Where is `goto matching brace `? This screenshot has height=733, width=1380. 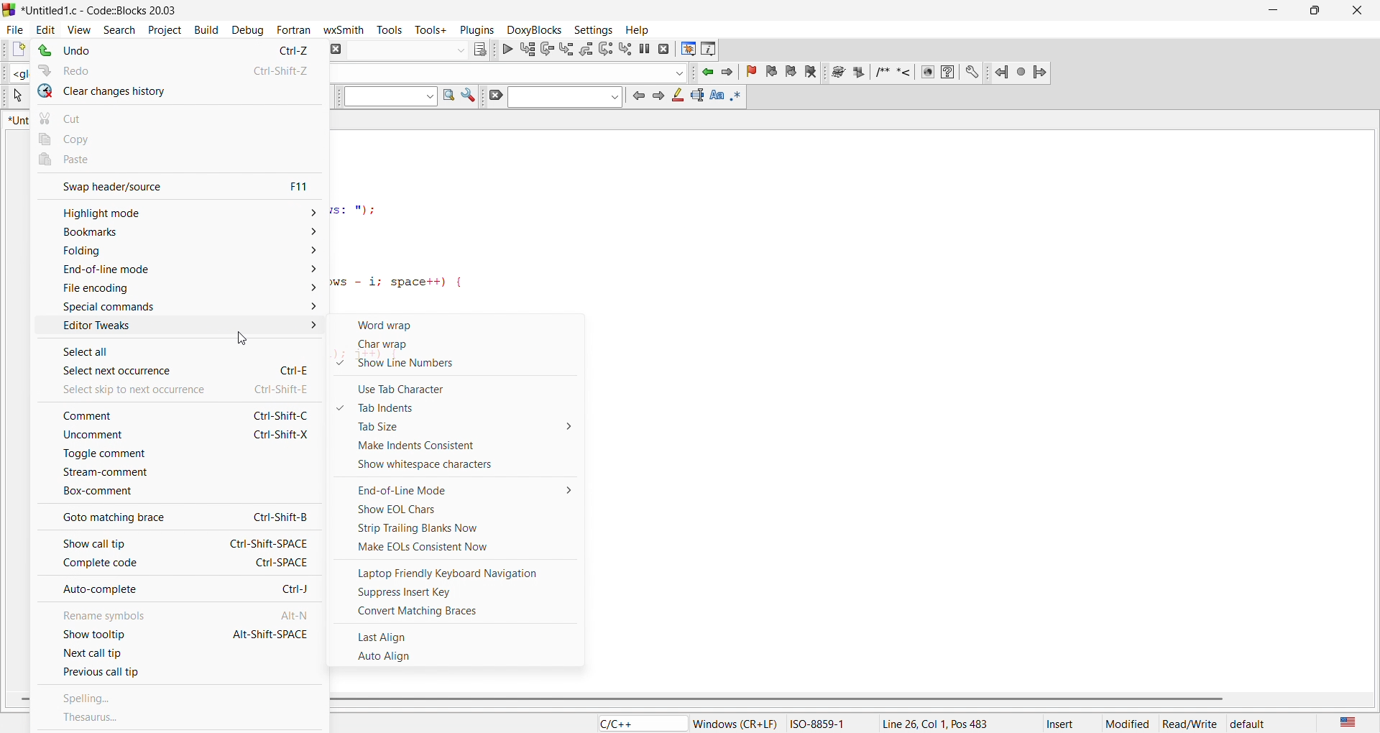 goto matching brace  is located at coordinates (114, 517).